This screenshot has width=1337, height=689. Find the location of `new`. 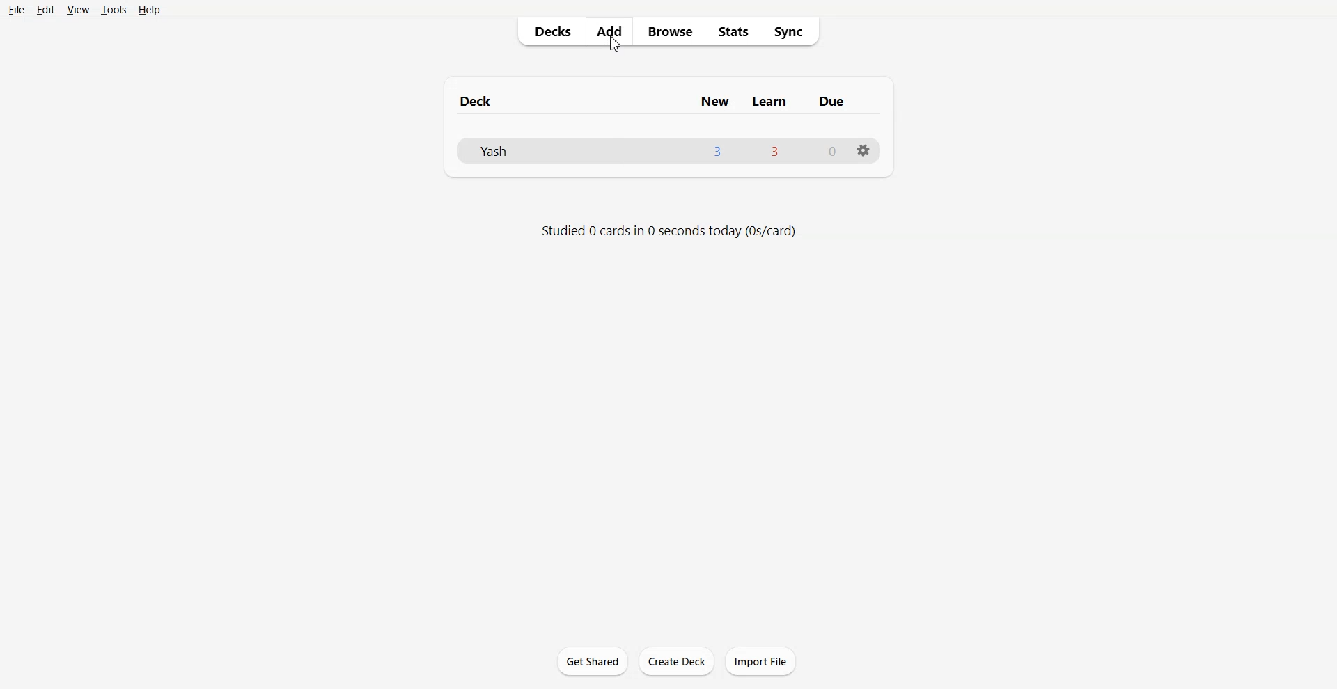

new is located at coordinates (716, 102).